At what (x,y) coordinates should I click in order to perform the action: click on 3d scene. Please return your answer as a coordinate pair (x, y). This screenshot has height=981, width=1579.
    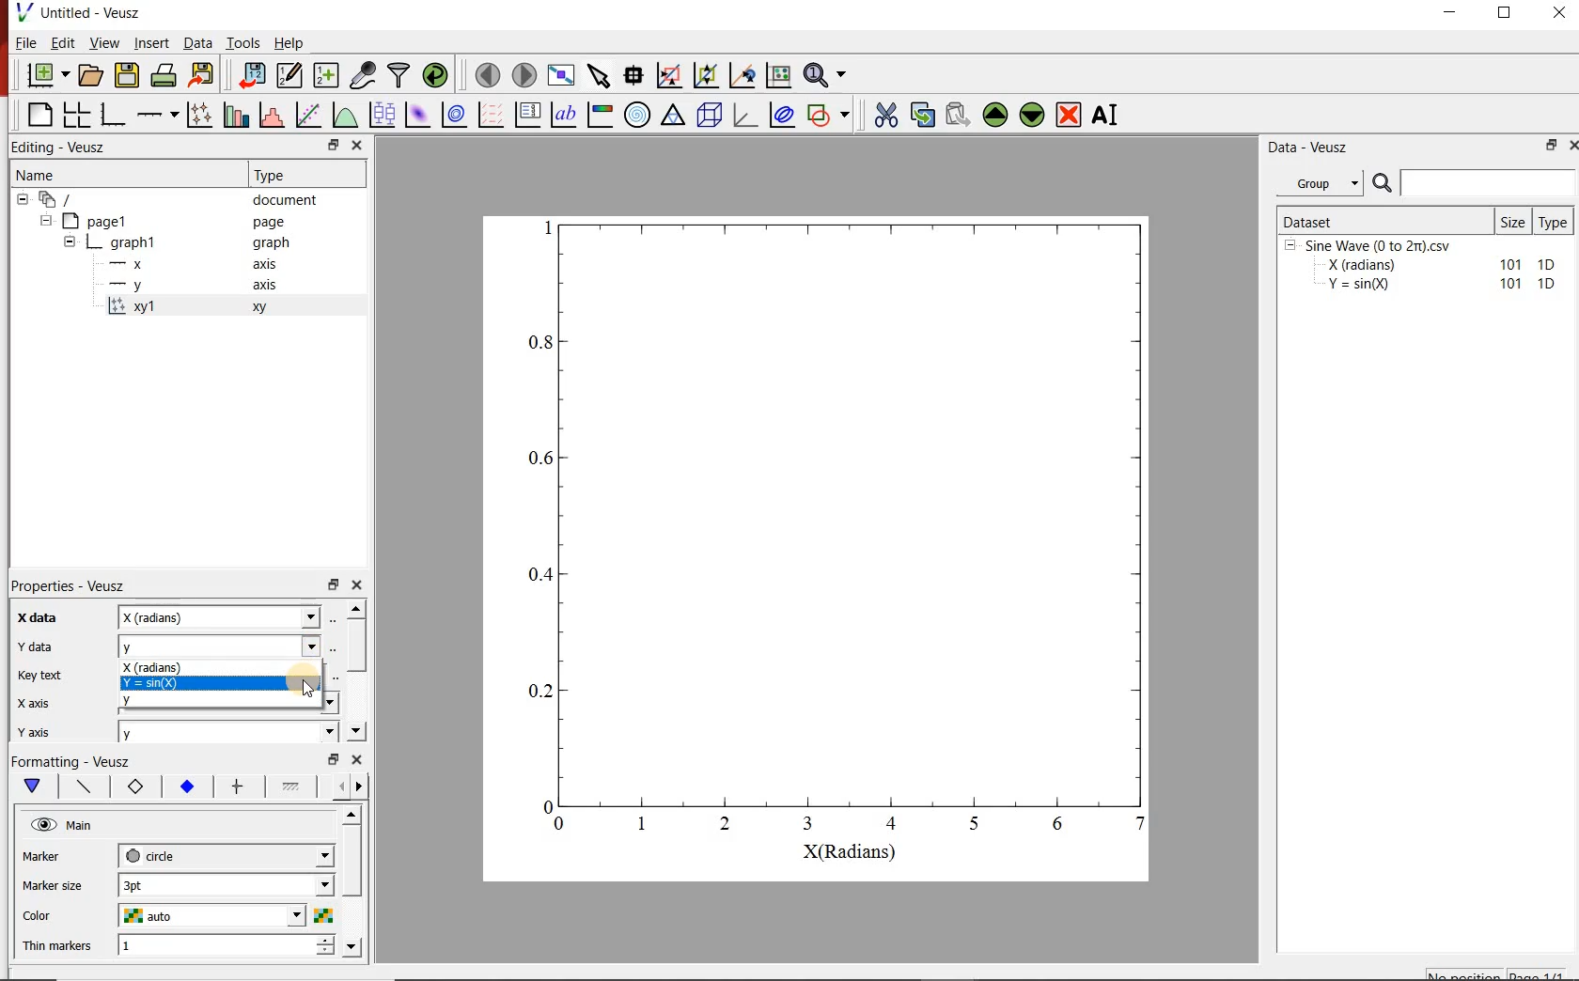
    Looking at the image, I should click on (710, 115).